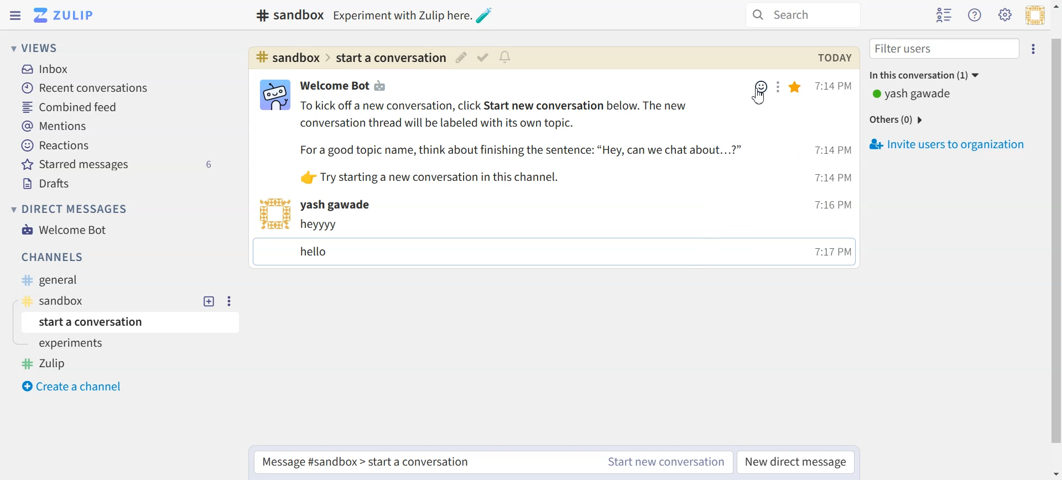 This screenshot has width=1062, height=480. Describe the element at coordinates (76, 387) in the screenshot. I see `Create a channel` at that location.